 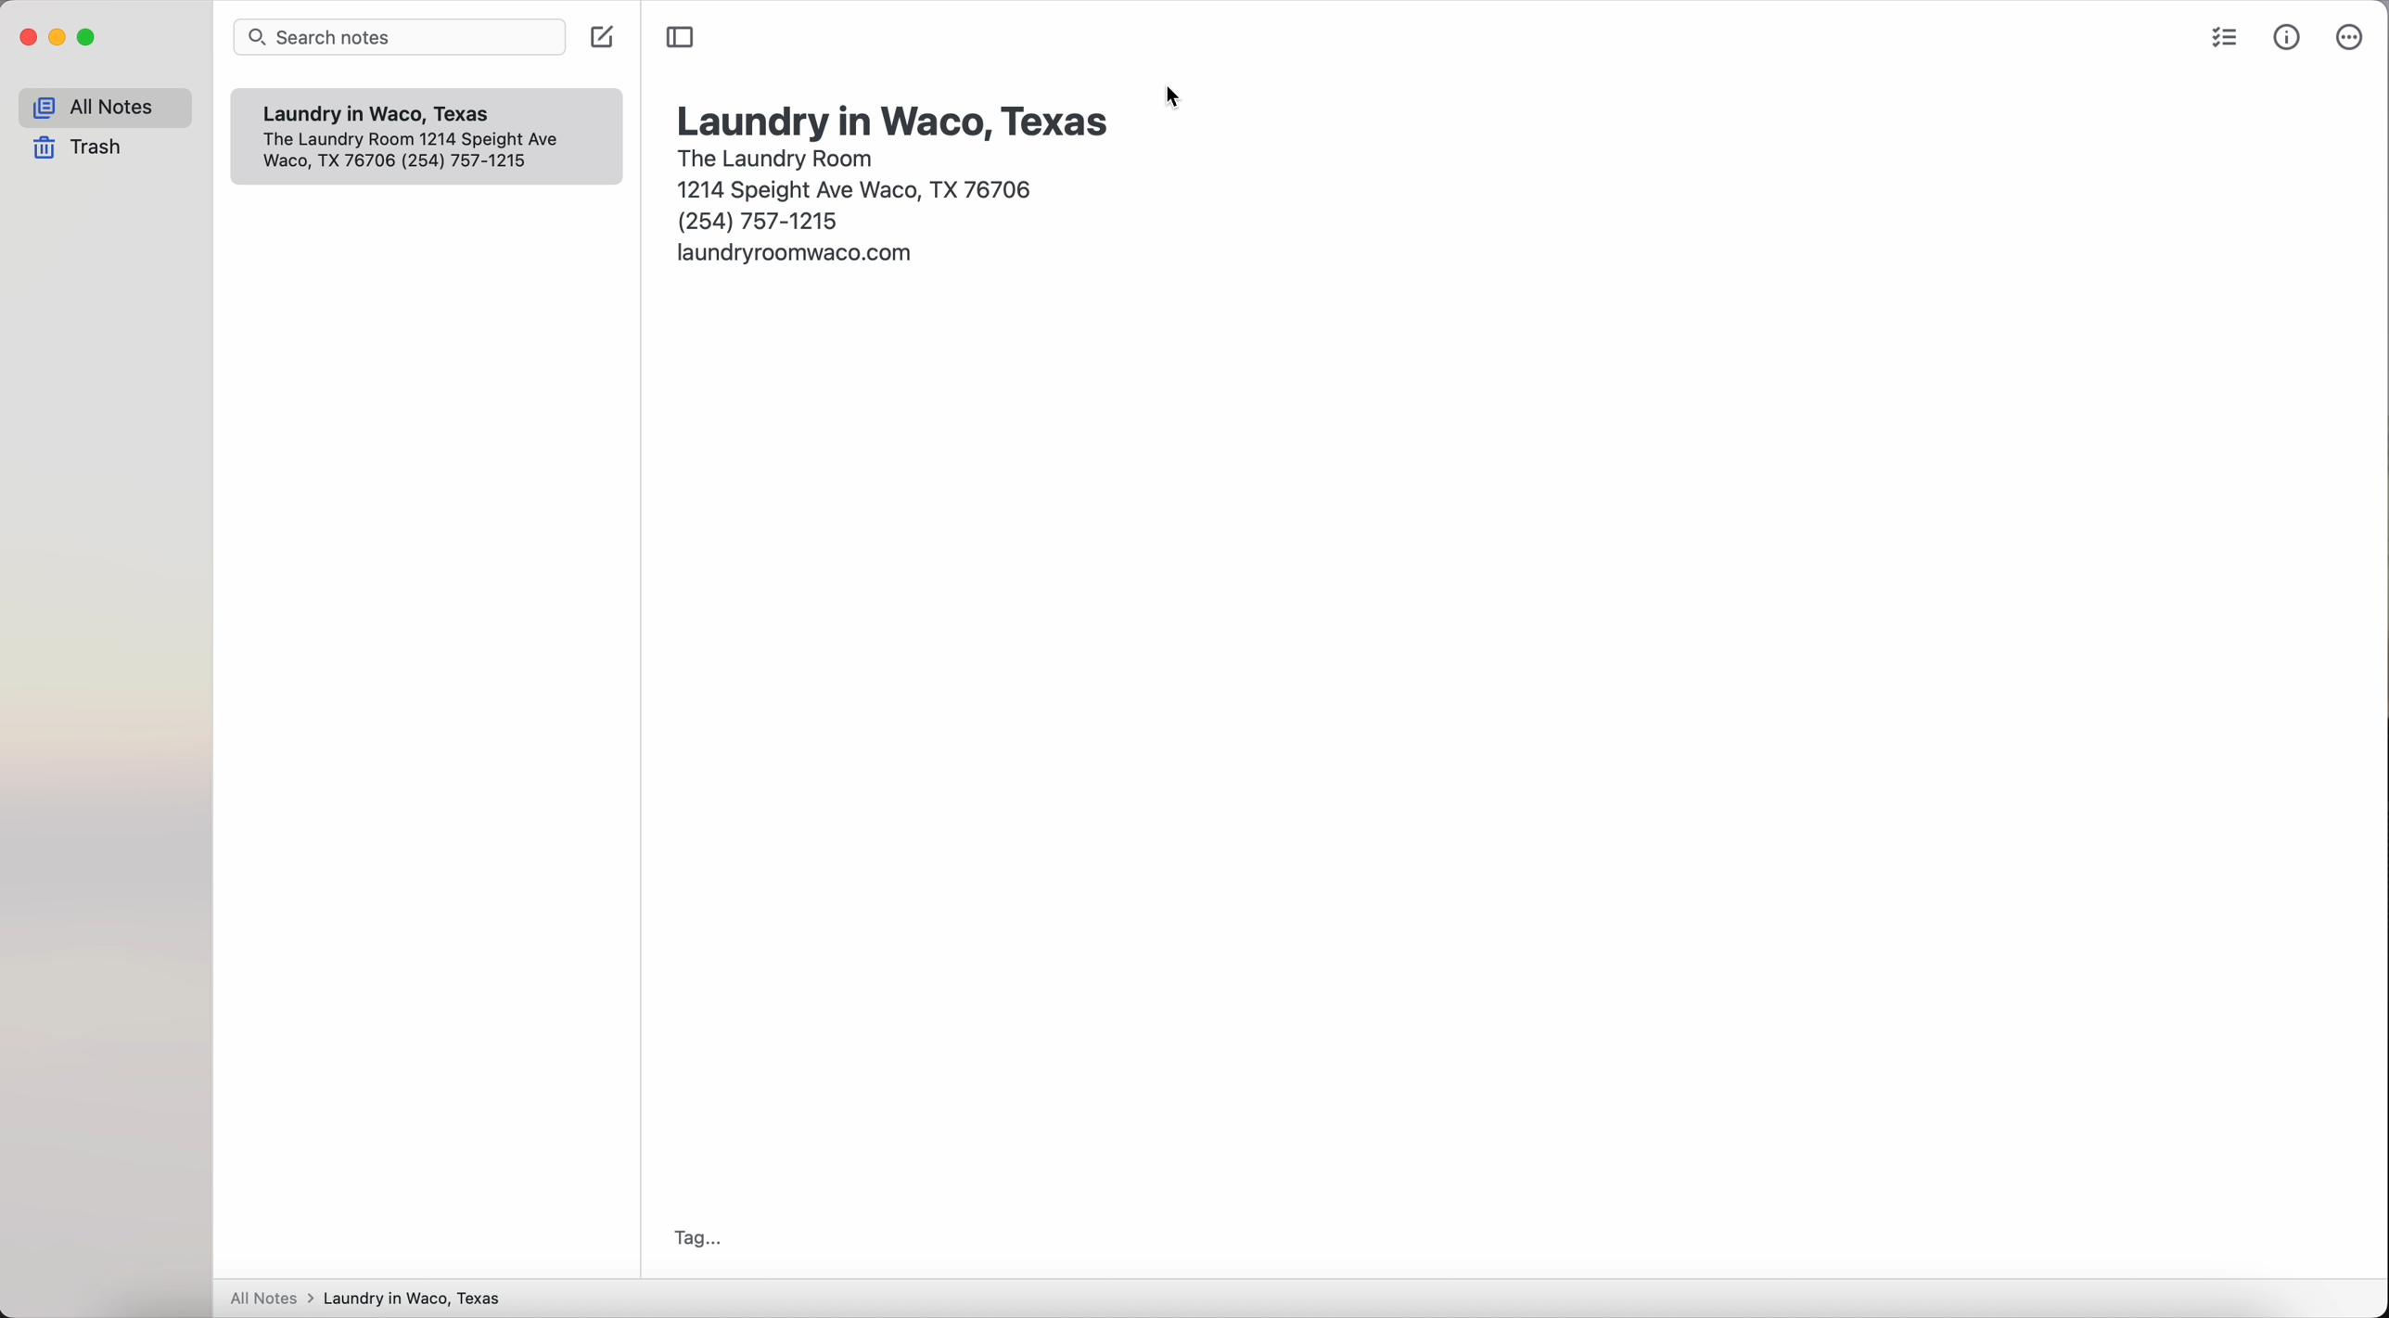 What do you see at coordinates (105, 108) in the screenshot?
I see `all notes` at bounding box center [105, 108].